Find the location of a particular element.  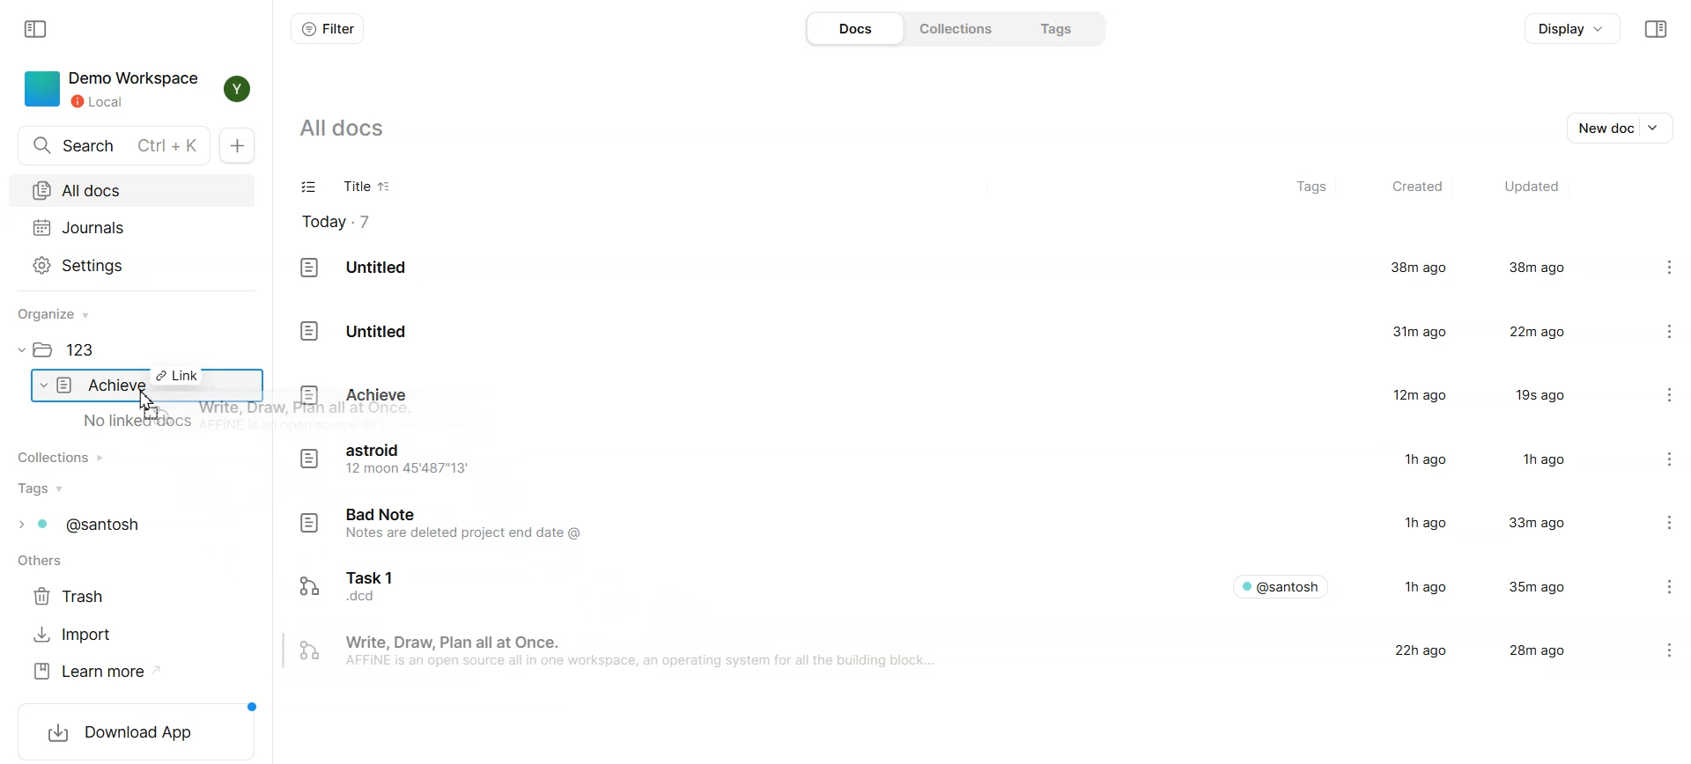

Settings is located at coordinates (1656, 584).